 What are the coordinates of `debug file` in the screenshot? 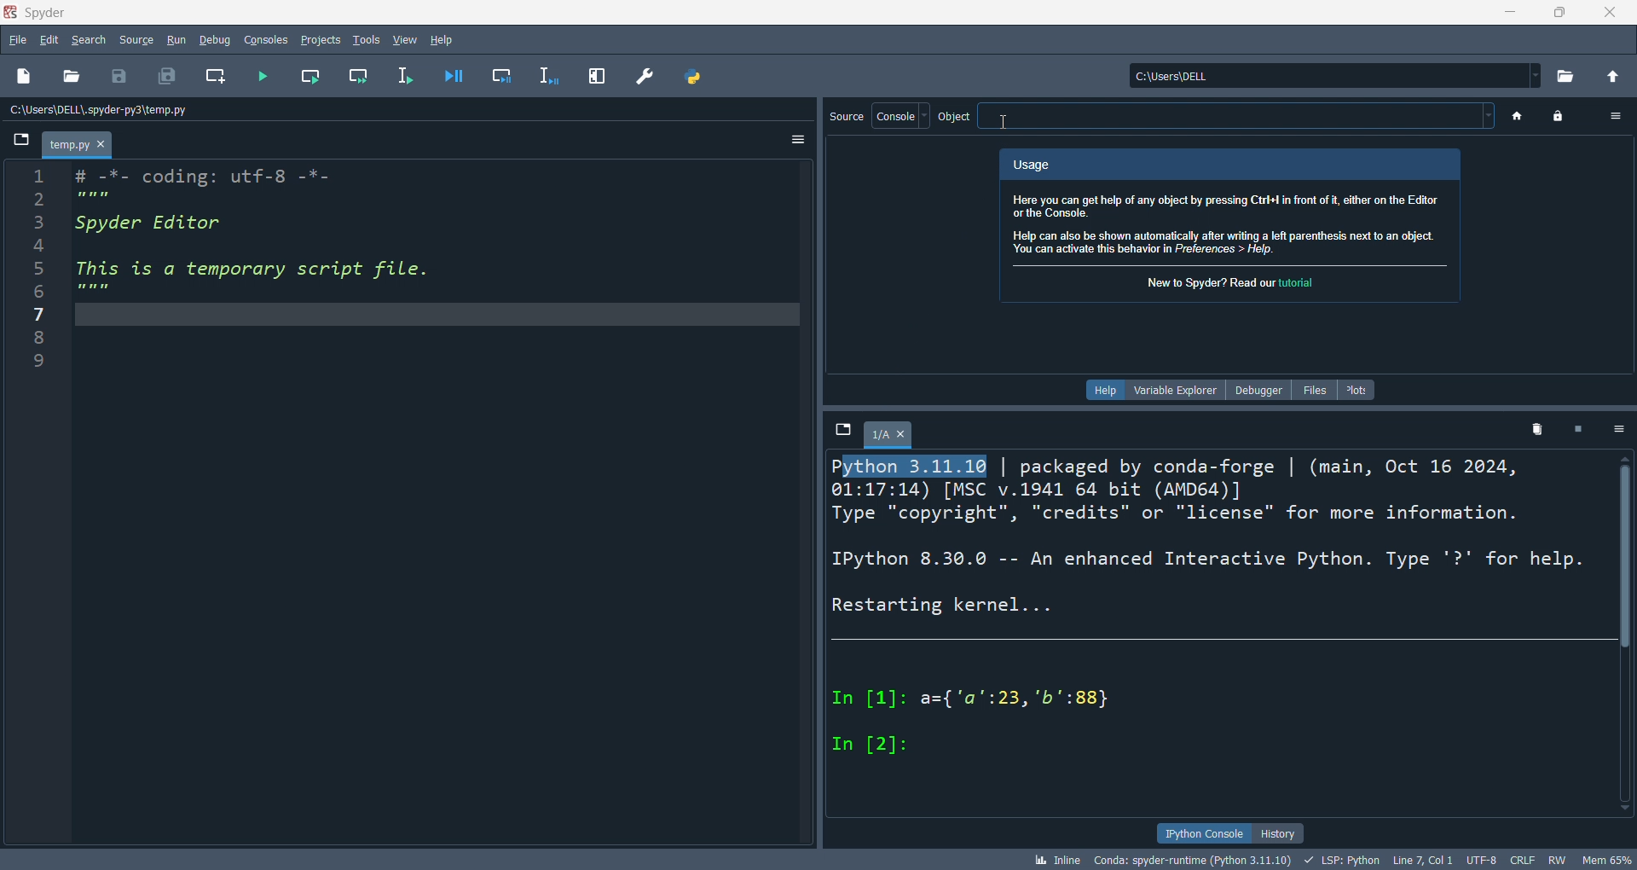 It's located at (447, 77).